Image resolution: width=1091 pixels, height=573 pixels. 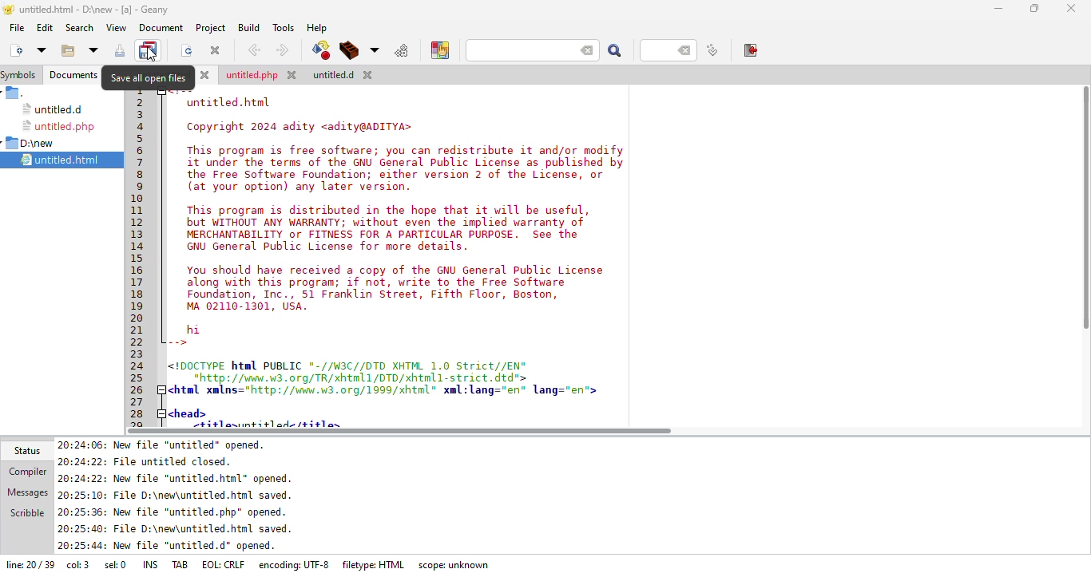 What do you see at coordinates (518, 49) in the screenshot?
I see `search` at bounding box center [518, 49].